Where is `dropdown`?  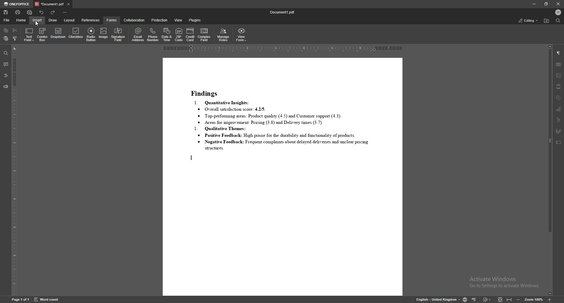 dropdown is located at coordinates (58, 33).